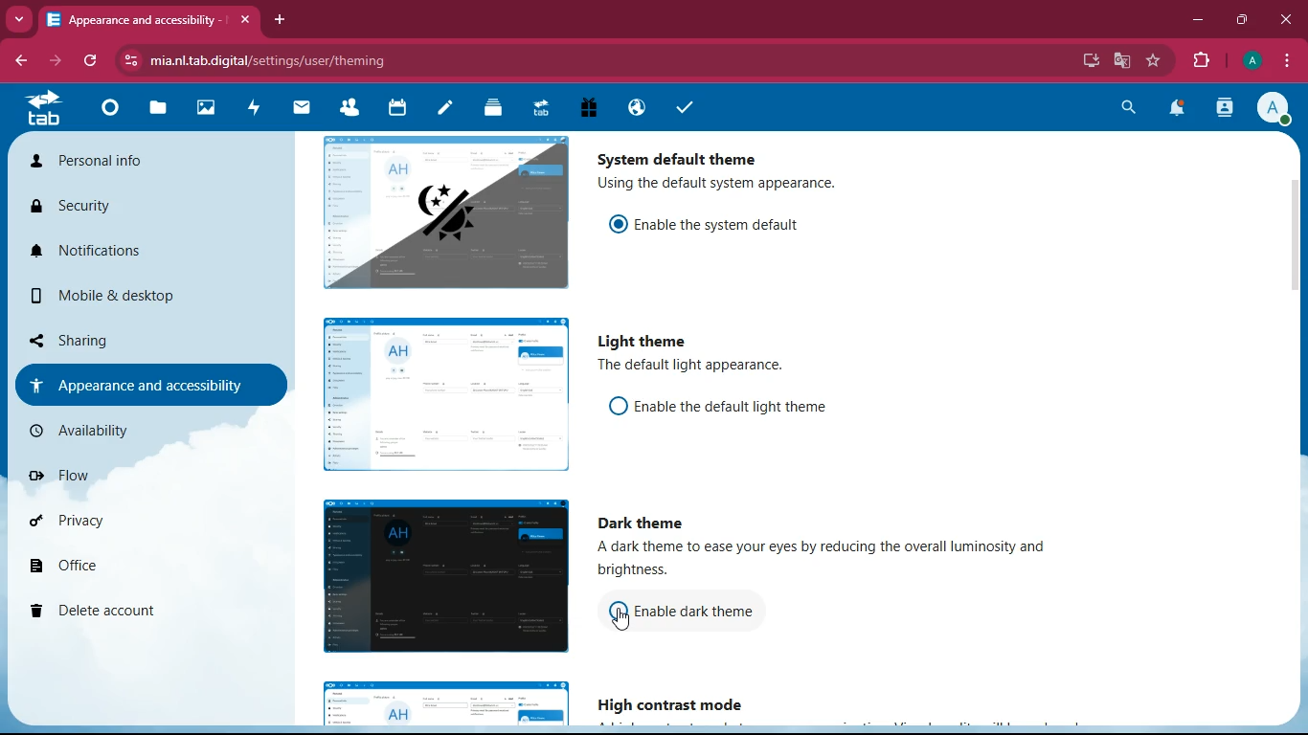  What do you see at coordinates (125, 431) in the screenshot?
I see `availiability` at bounding box center [125, 431].